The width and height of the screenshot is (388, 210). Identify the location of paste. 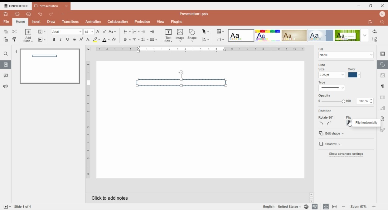
(6, 39).